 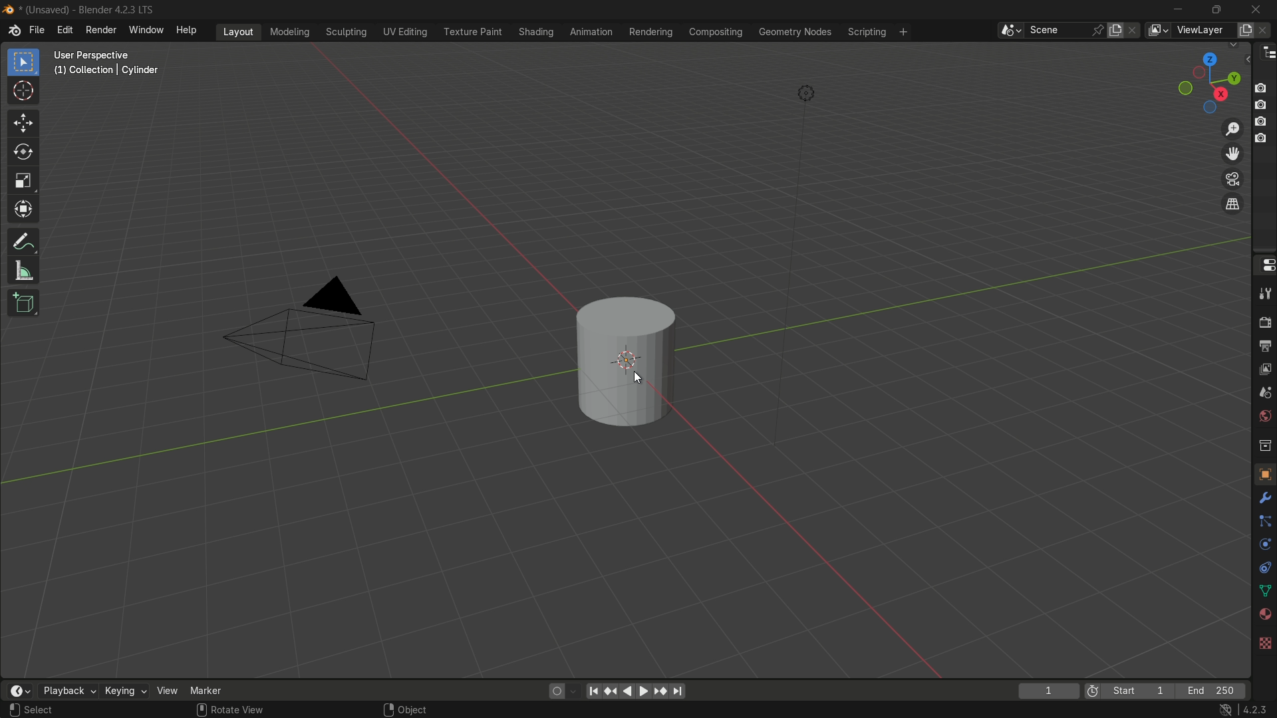 I want to click on sculpting, so click(x=347, y=32).